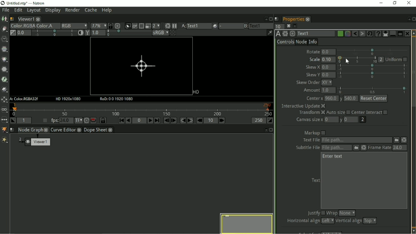 Image resolution: width=416 pixels, height=234 pixels. Describe the element at coordinates (118, 32) in the screenshot. I see `Viewer gamma correction` at that location.